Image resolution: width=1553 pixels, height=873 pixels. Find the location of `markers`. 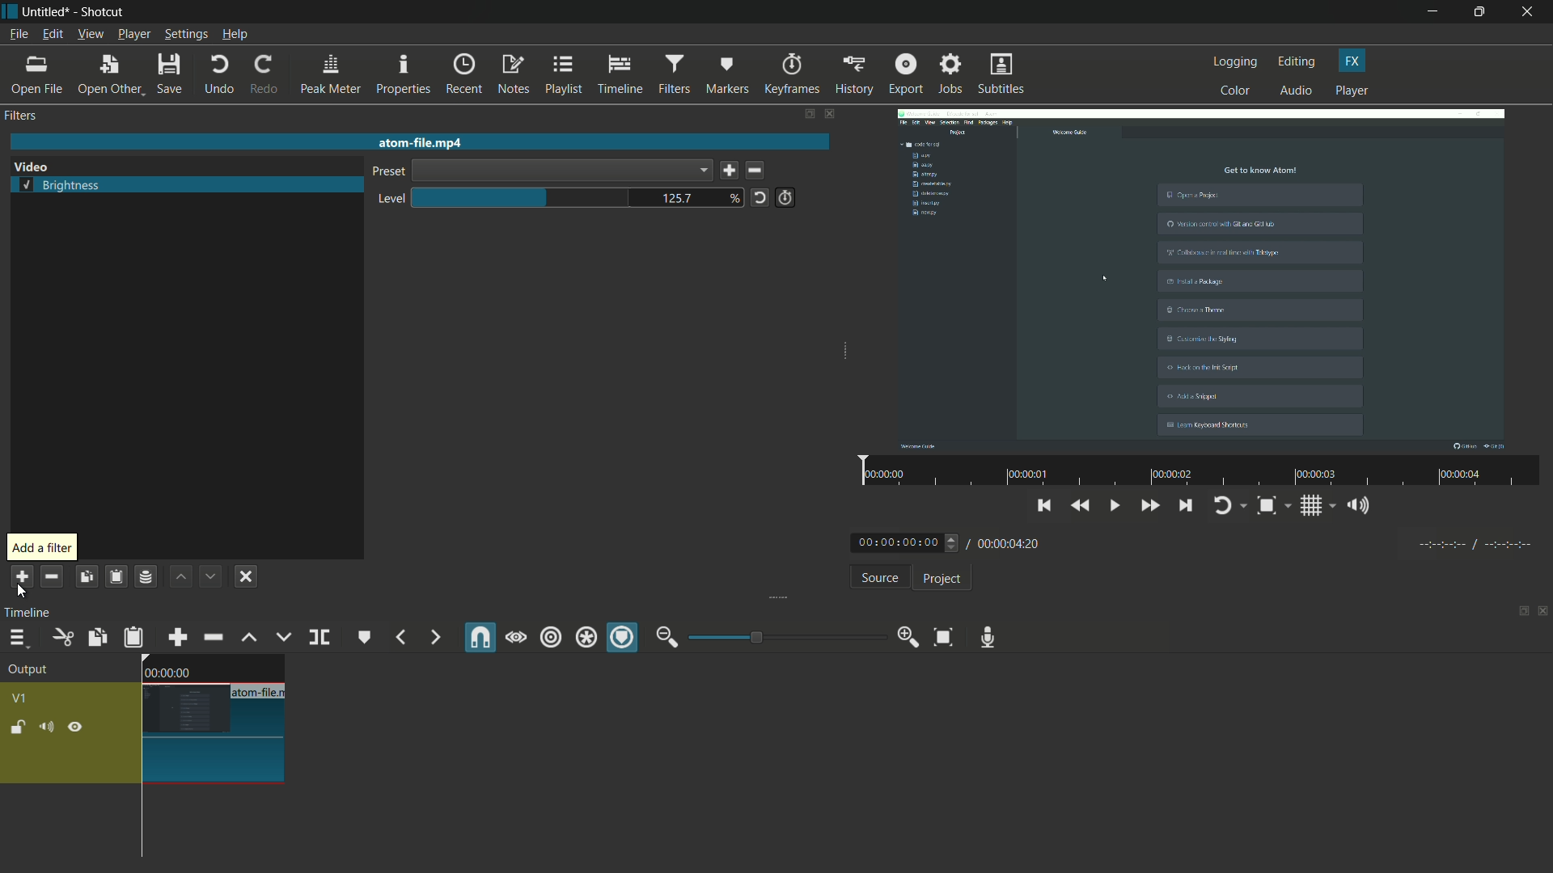

markers is located at coordinates (727, 74).